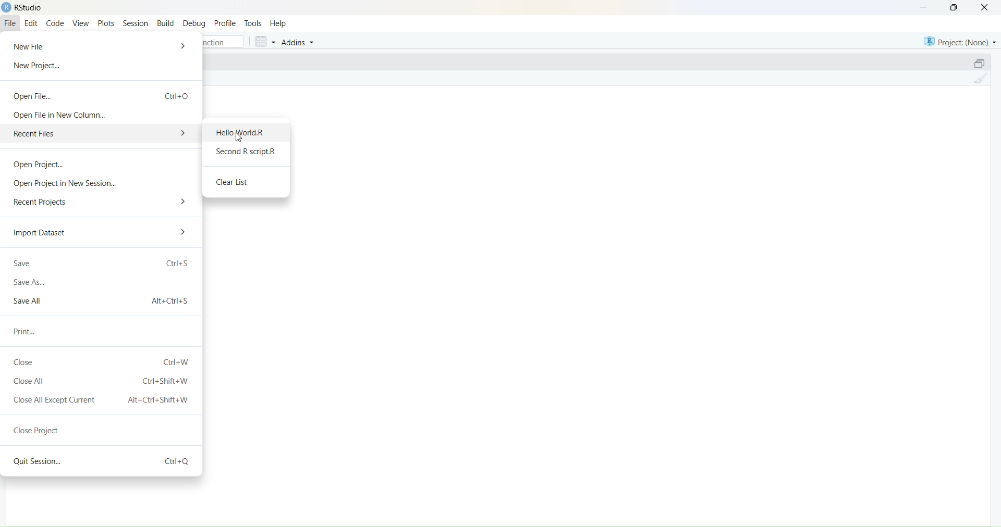 The height and width of the screenshot is (527, 1001). What do you see at coordinates (184, 200) in the screenshot?
I see `More` at bounding box center [184, 200].